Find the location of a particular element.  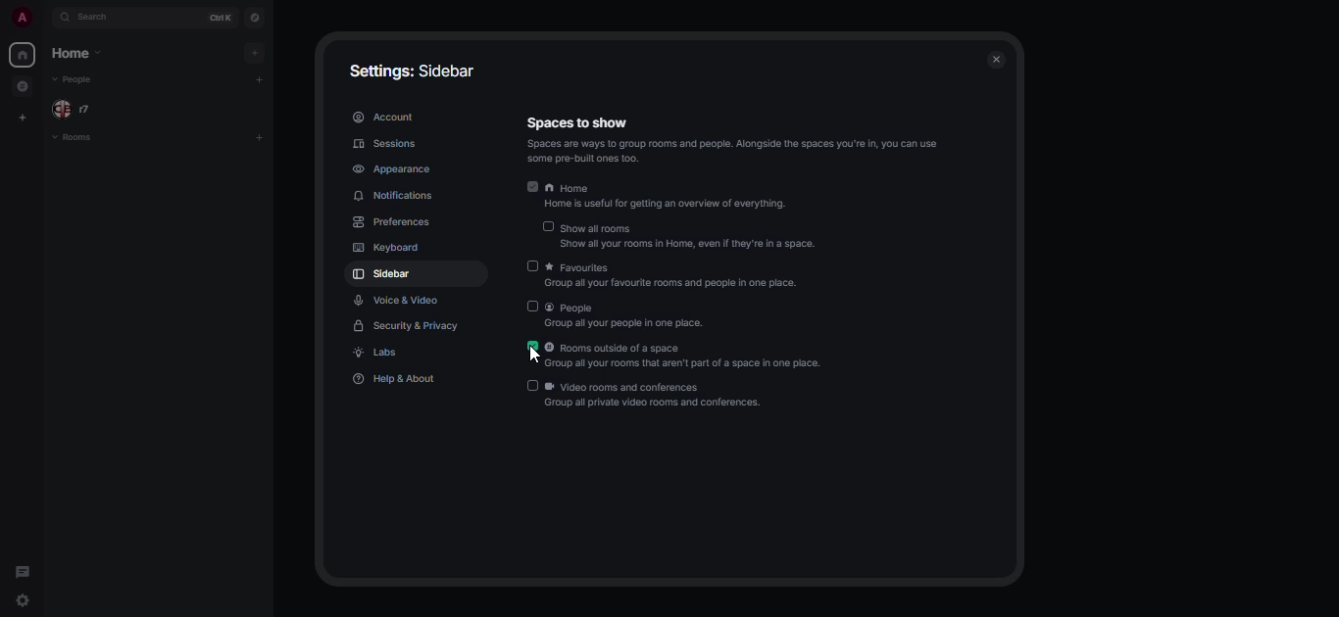

enabled is located at coordinates (533, 347).